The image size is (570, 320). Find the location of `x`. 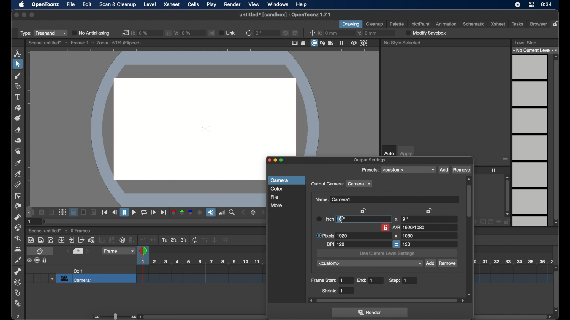

x is located at coordinates (396, 220).